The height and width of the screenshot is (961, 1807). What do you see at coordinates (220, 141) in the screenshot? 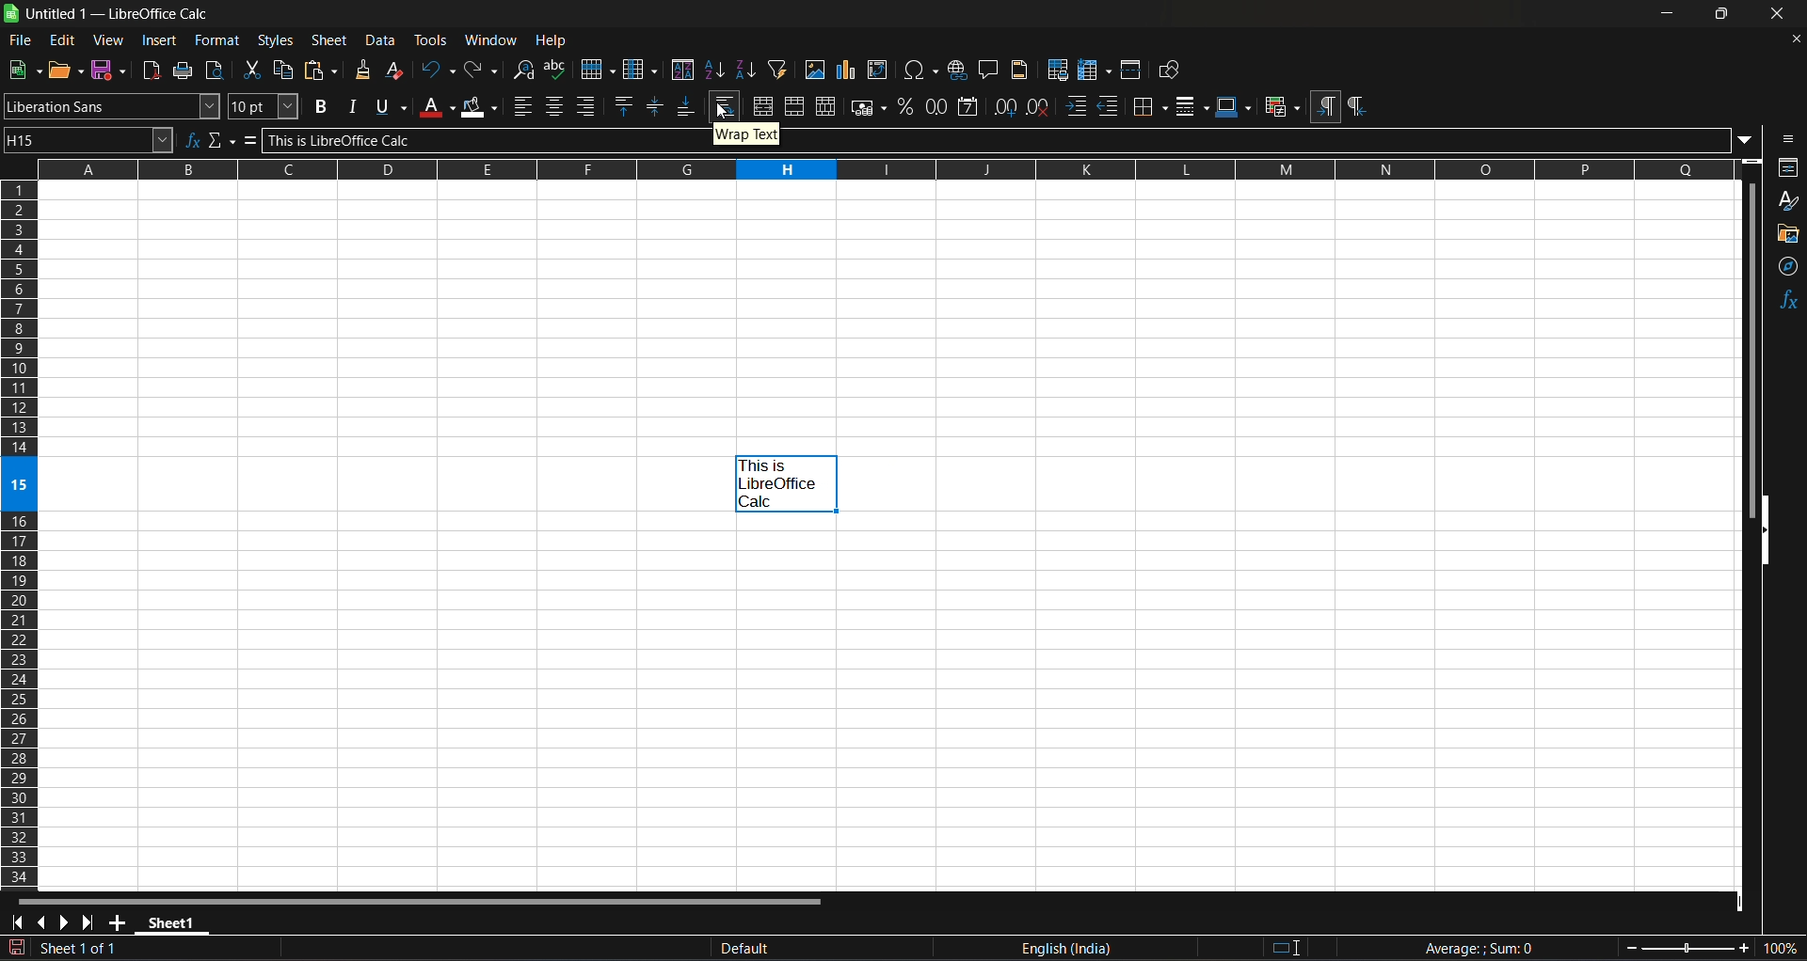
I see `select function` at bounding box center [220, 141].